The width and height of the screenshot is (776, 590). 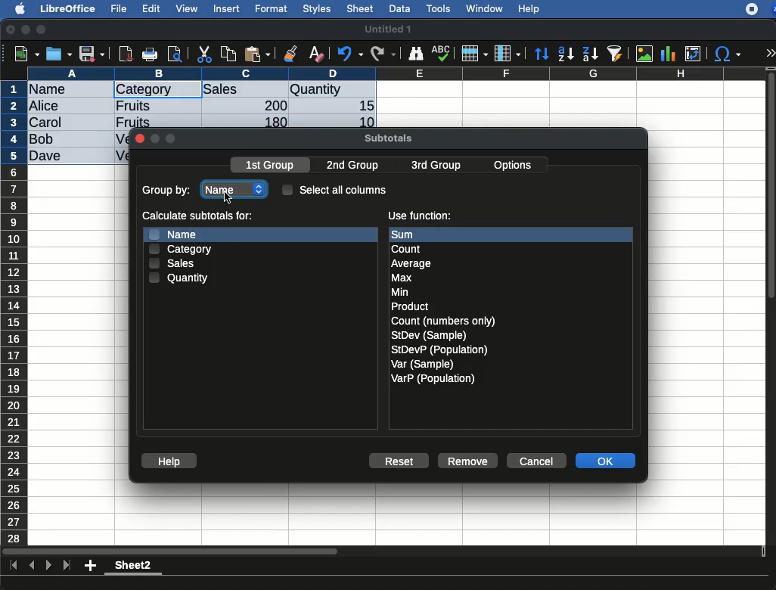 I want to click on name, so click(x=178, y=233).